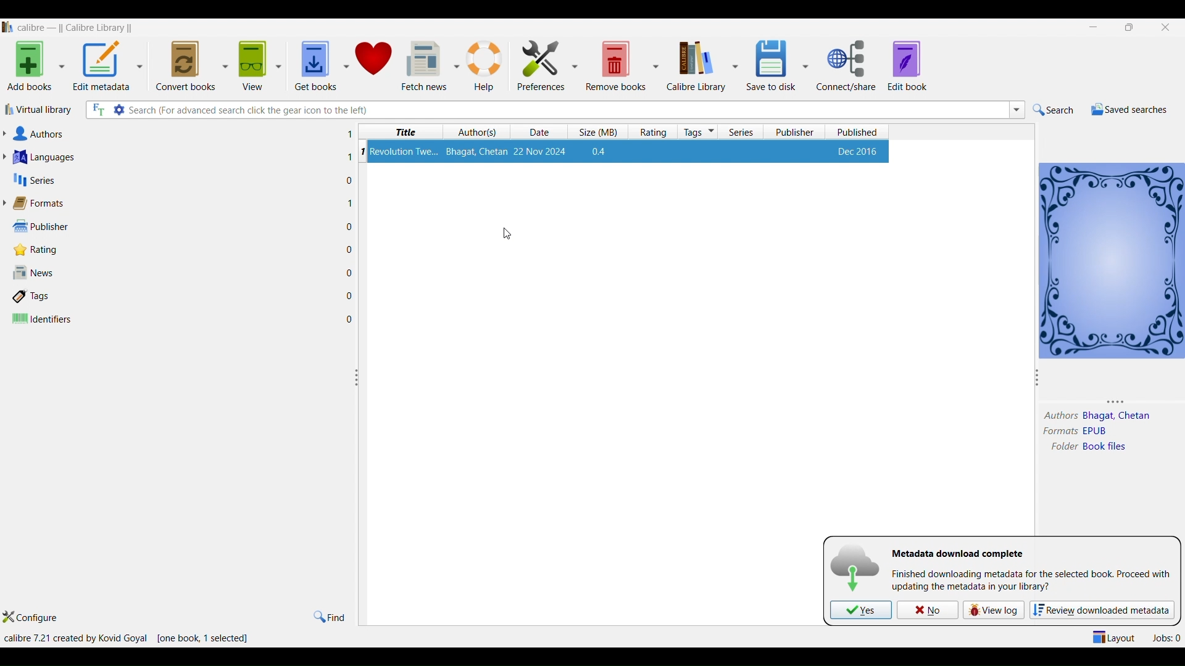  What do you see at coordinates (119, 110) in the screenshot?
I see `search settings ` at bounding box center [119, 110].